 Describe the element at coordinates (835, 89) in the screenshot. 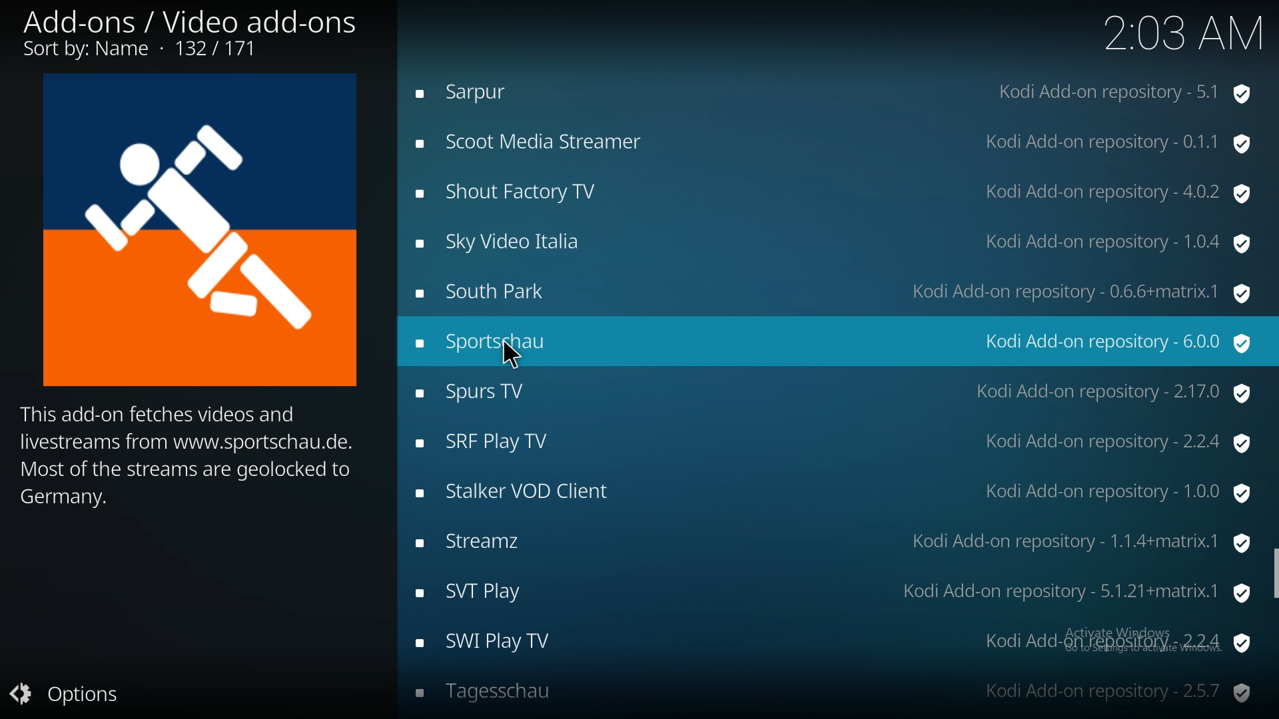

I see `sarpur` at that location.